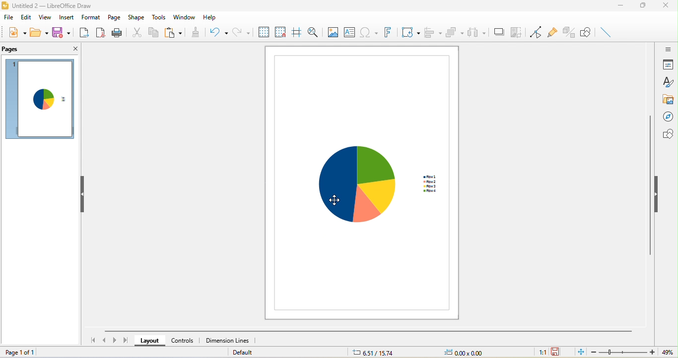 Image resolution: width=678 pixels, height=358 pixels. What do you see at coordinates (241, 31) in the screenshot?
I see `redo` at bounding box center [241, 31].